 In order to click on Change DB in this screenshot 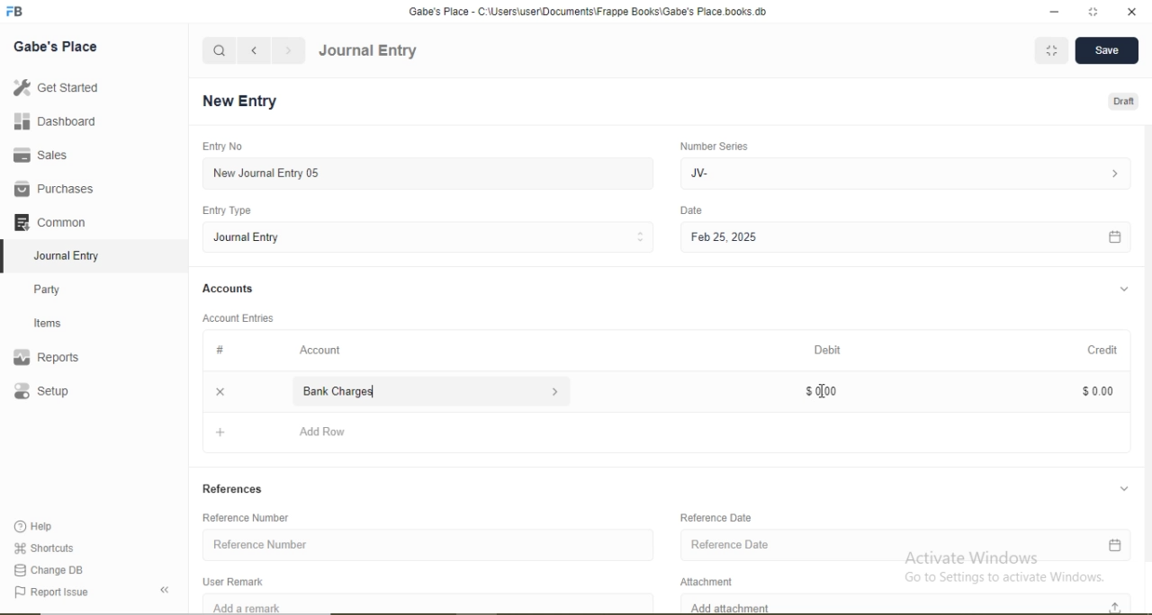, I will do `click(49, 569)`.